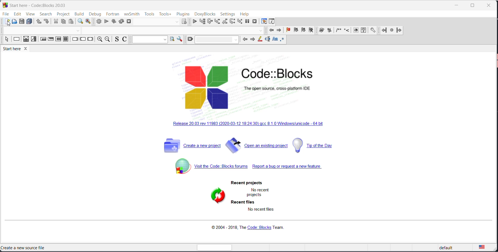 This screenshot has width=498, height=252. Describe the element at coordinates (78, 31) in the screenshot. I see `dropdown button` at that location.